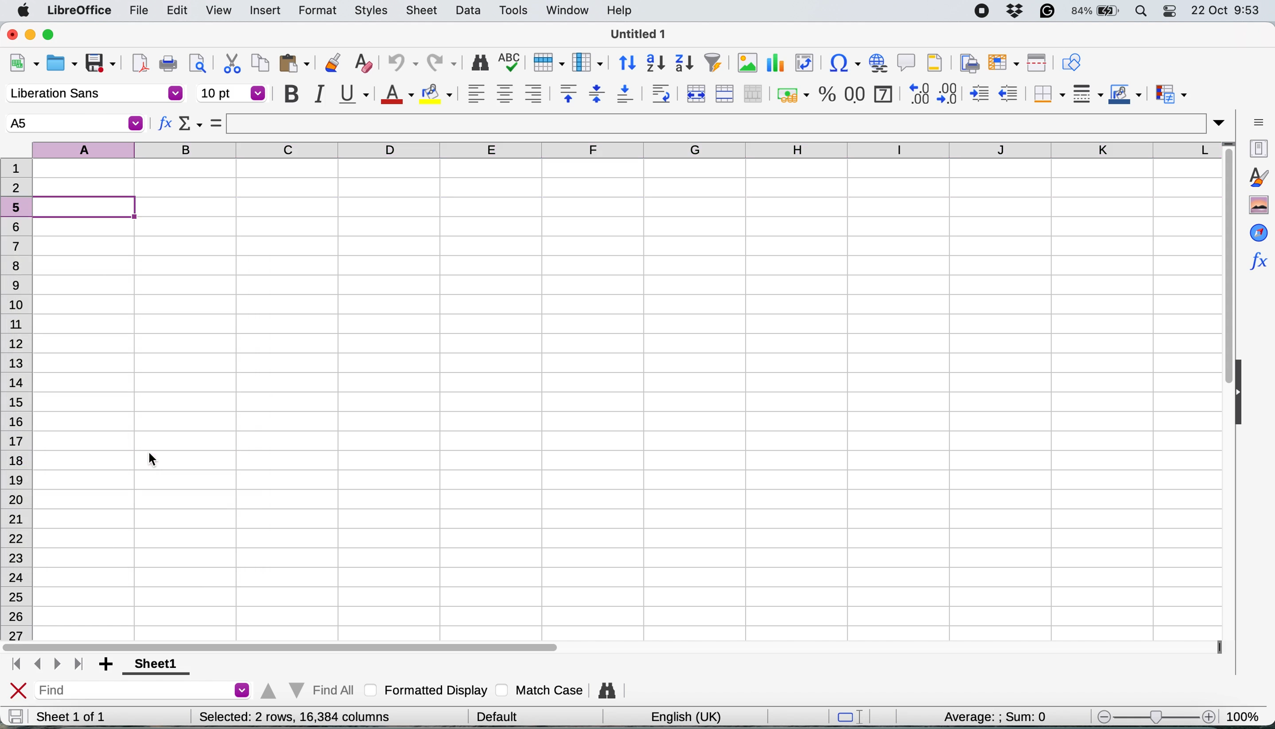  What do you see at coordinates (291, 94) in the screenshot?
I see `bold` at bounding box center [291, 94].